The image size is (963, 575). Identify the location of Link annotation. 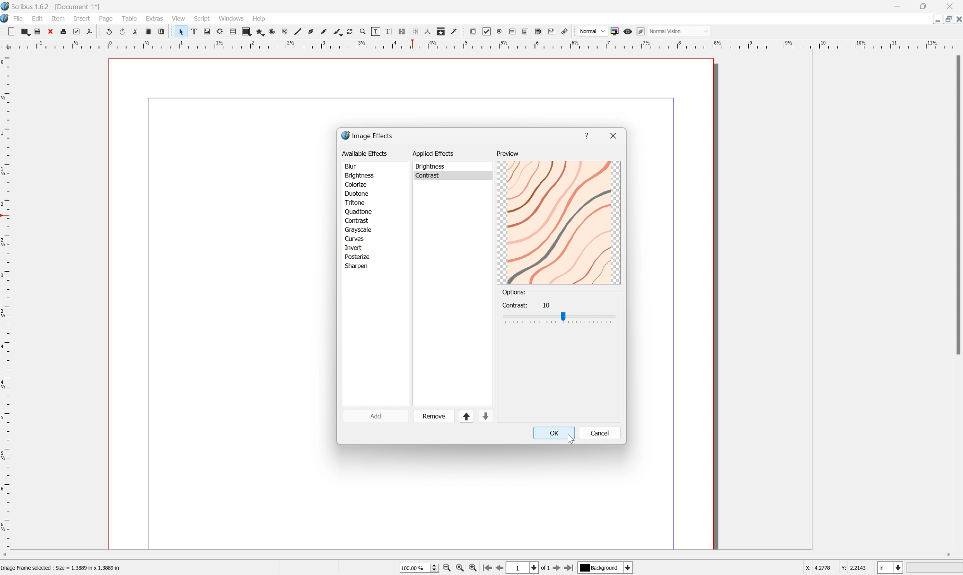
(566, 30).